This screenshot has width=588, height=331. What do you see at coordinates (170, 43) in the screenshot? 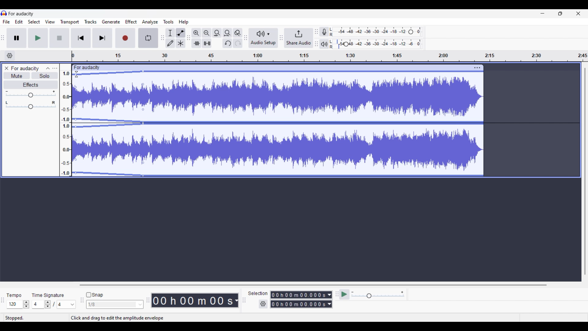
I see `Draw tool` at bounding box center [170, 43].